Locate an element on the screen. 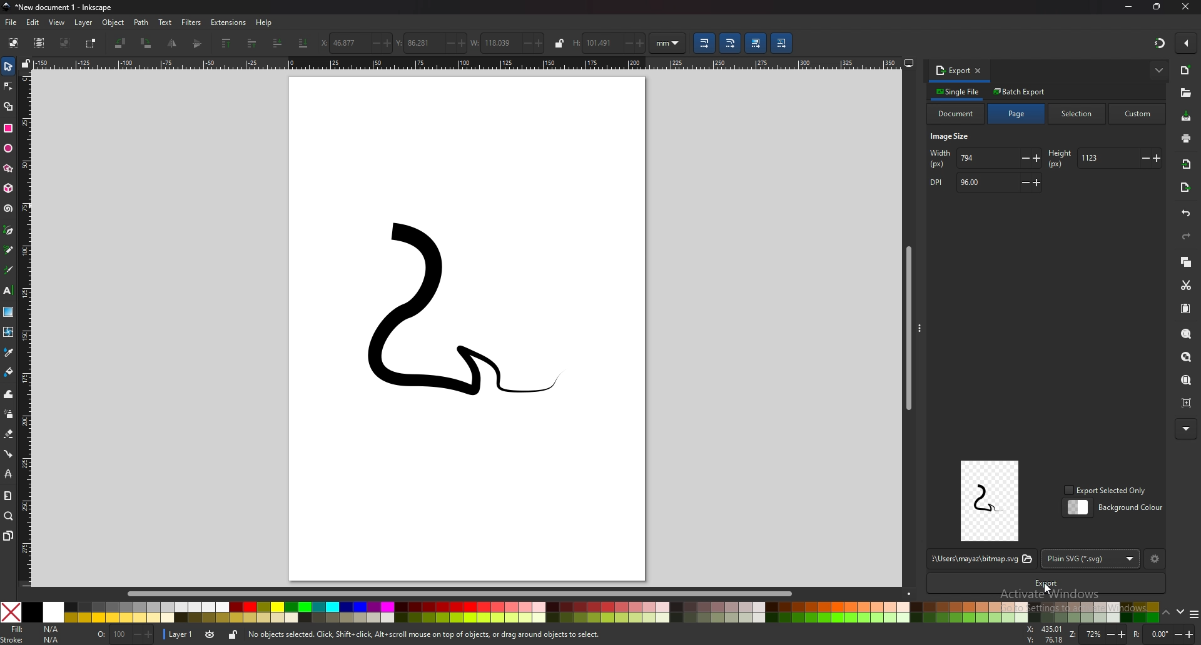 Image resolution: width=1201 pixels, height=645 pixels. raise selection to top is located at coordinates (226, 44).